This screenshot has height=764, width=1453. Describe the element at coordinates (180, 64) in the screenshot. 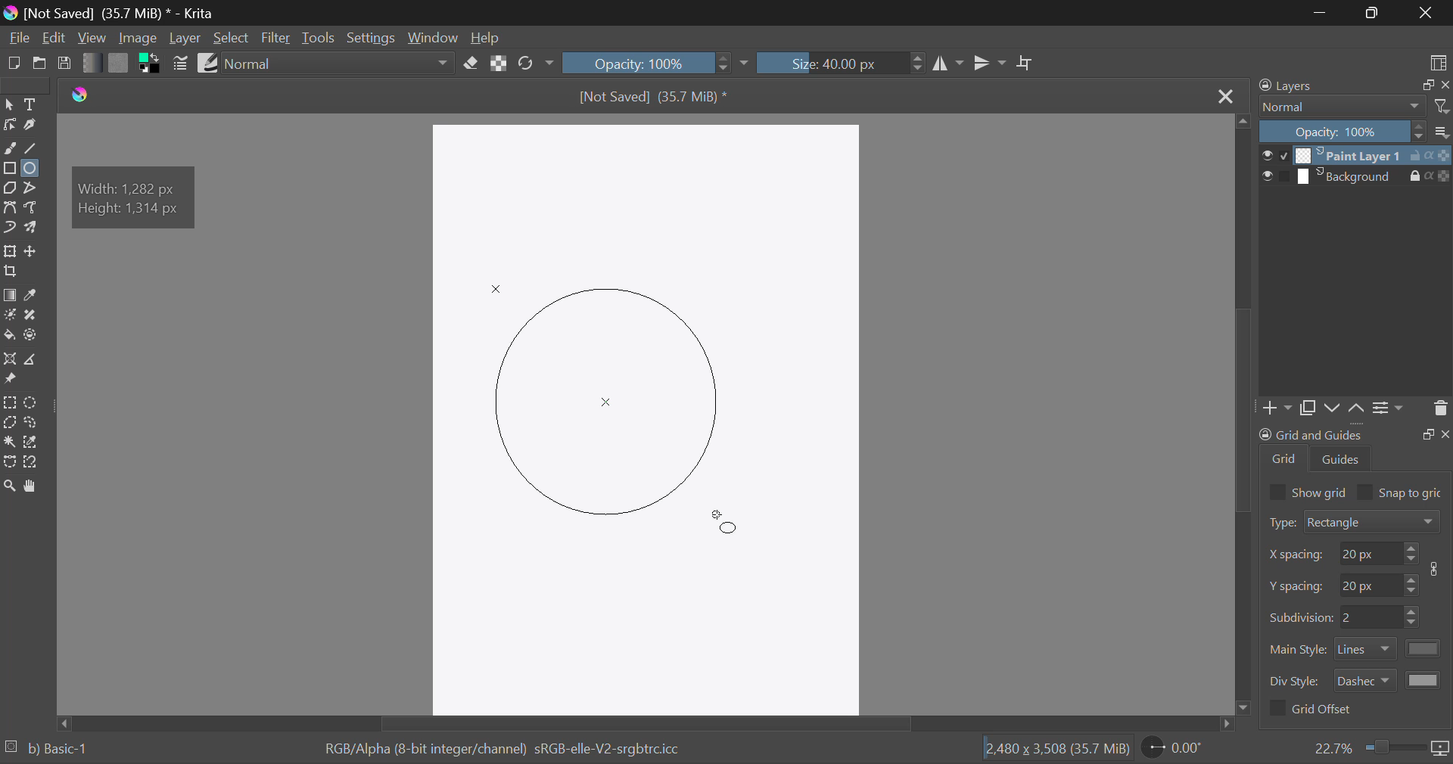

I see `Brush Settings` at that location.